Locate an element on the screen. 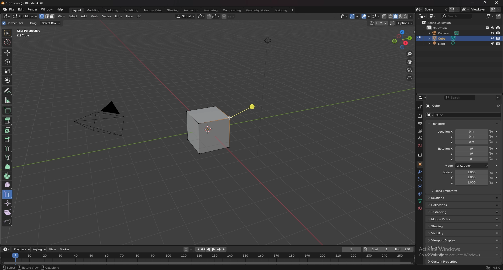 The image size is (503, 270). lock is located at coordinates (491, 131).